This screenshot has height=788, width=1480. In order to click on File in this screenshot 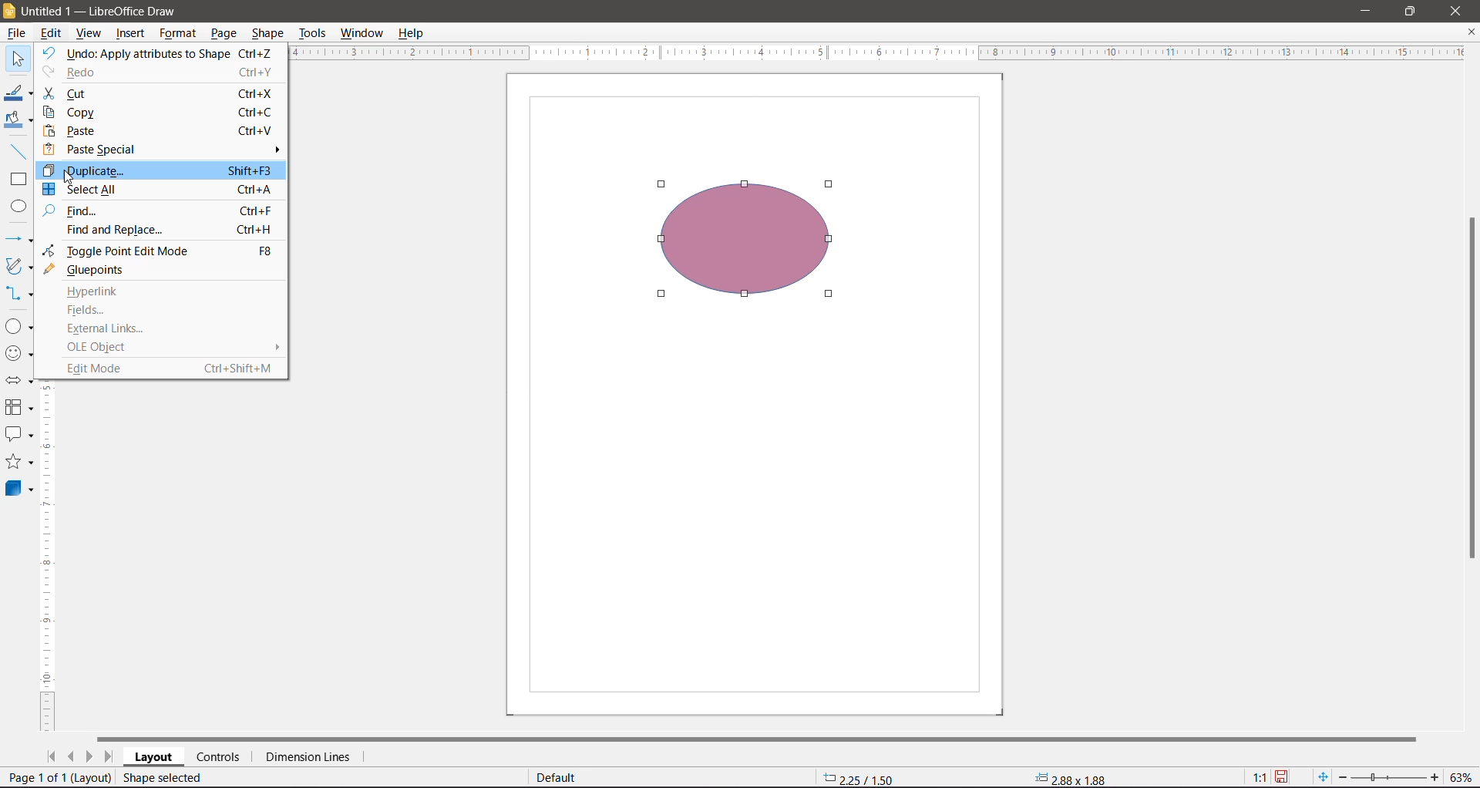, I will do `click(15, 32)`.